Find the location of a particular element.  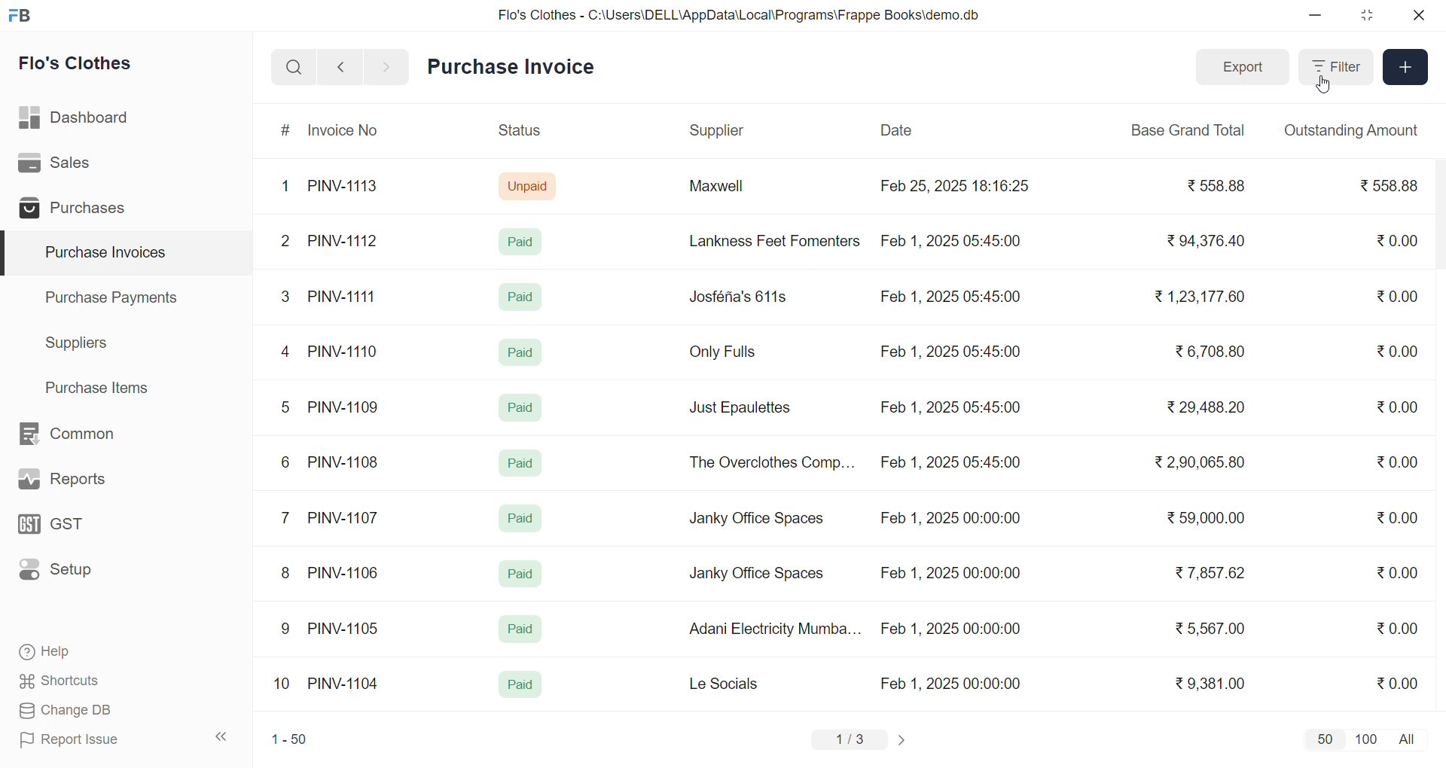

8 is located at coordinates (286, 574).